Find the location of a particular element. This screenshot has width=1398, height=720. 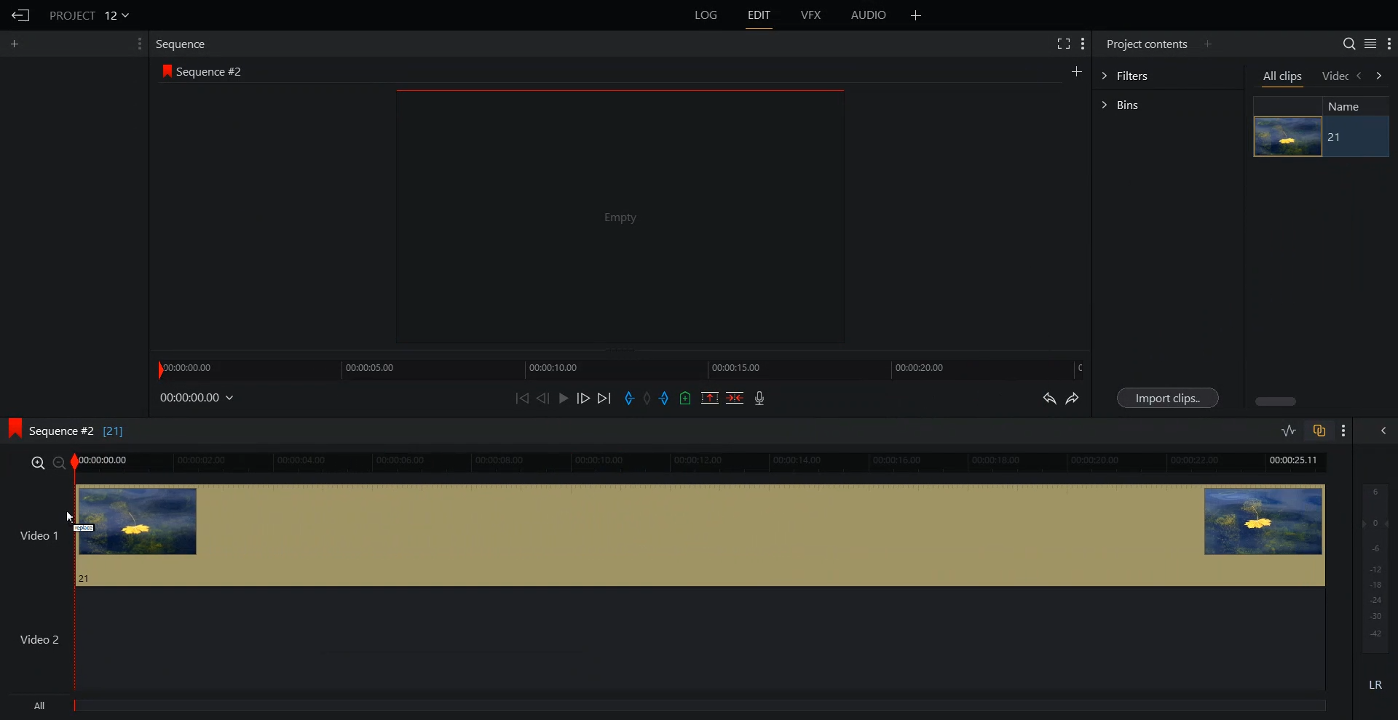

VFX is located at coordinates (813, 15).